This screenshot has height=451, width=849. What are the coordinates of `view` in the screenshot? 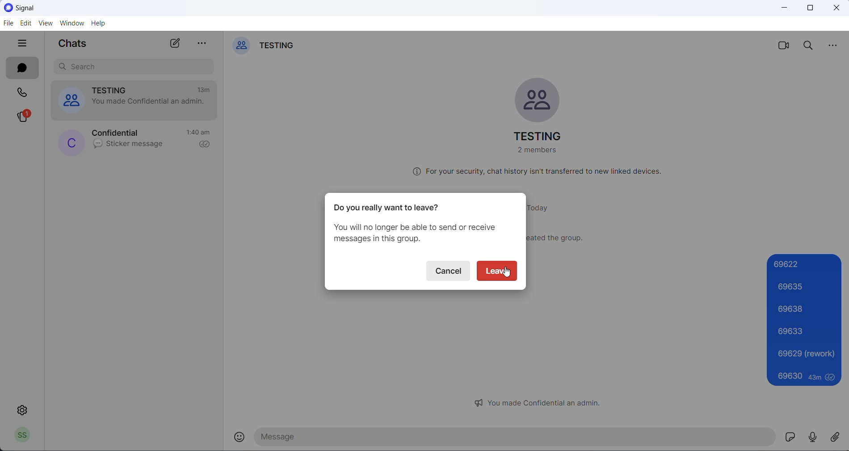 It's located at (45, 25).